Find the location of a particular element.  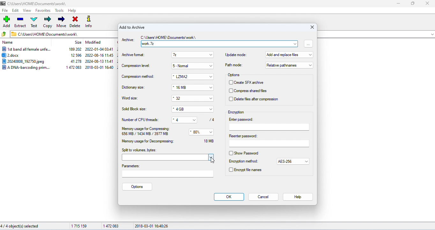

drop down is located at coordinates (211, 98).